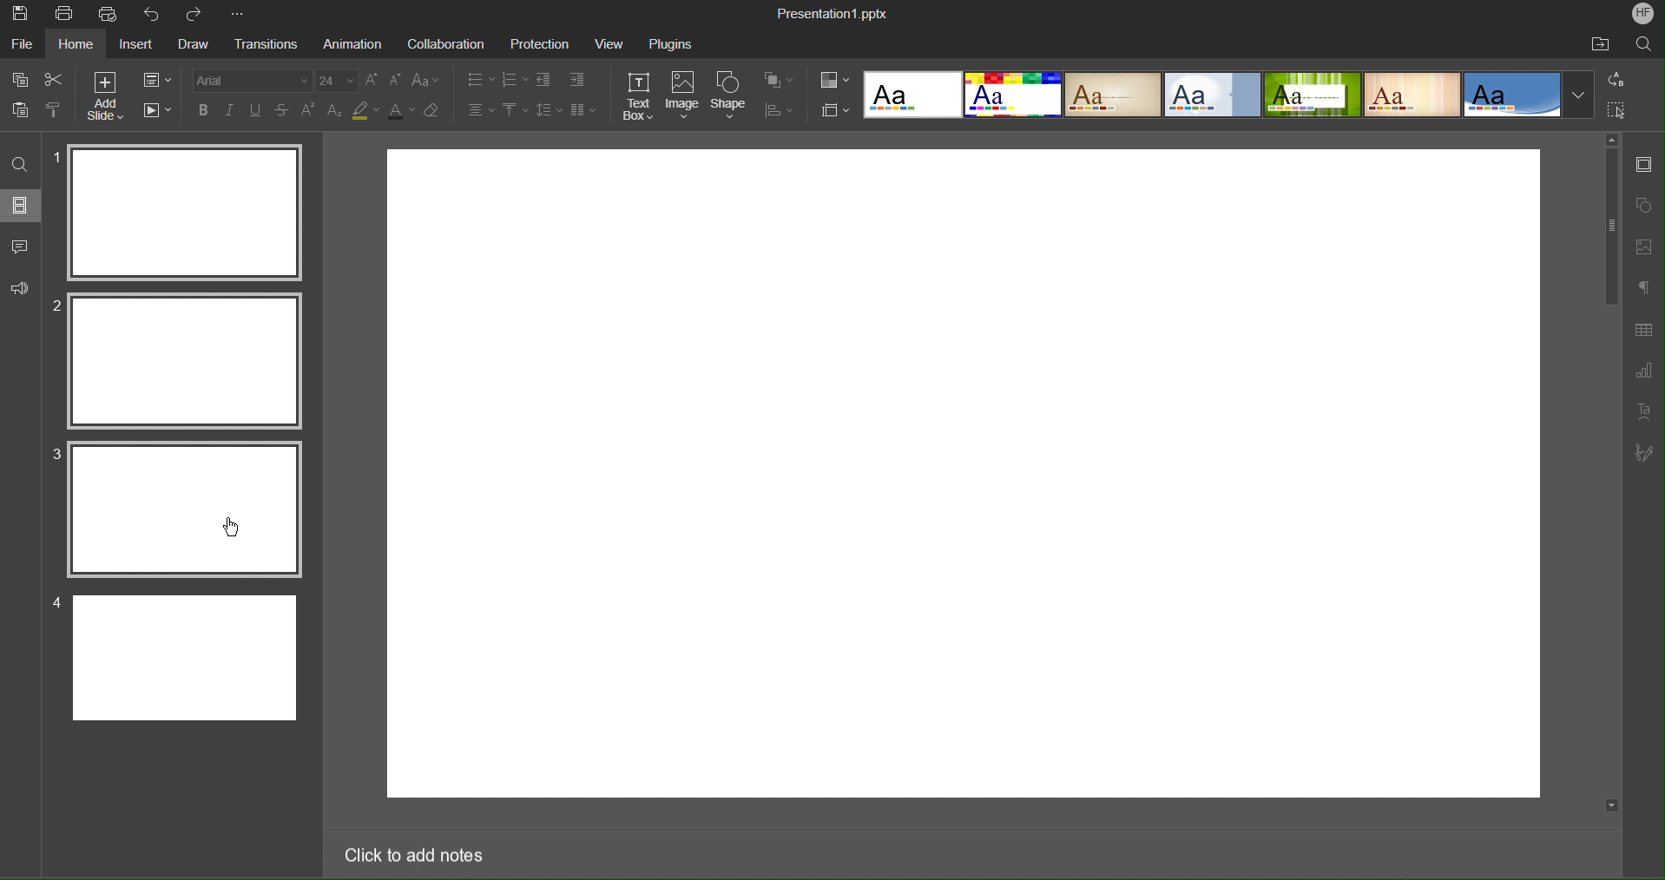  I want to click on Selected Slide, so click(185, 361).